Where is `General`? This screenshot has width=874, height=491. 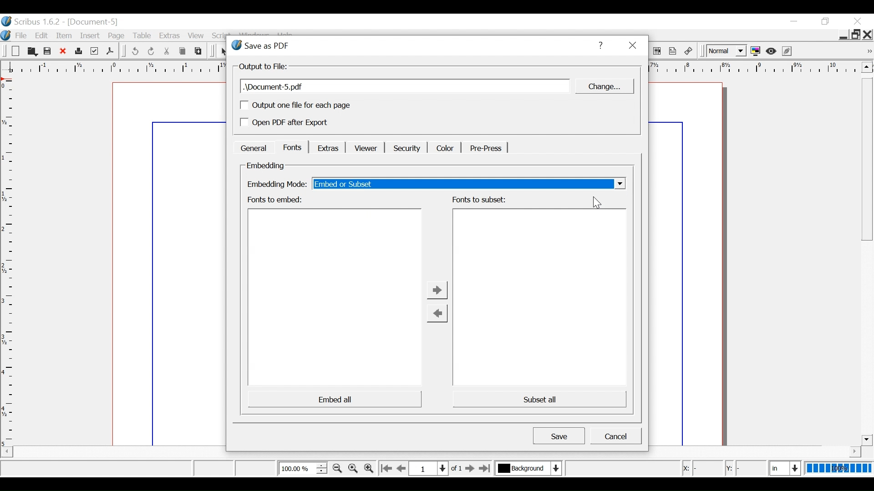 General is located at coordinates (253, 147).